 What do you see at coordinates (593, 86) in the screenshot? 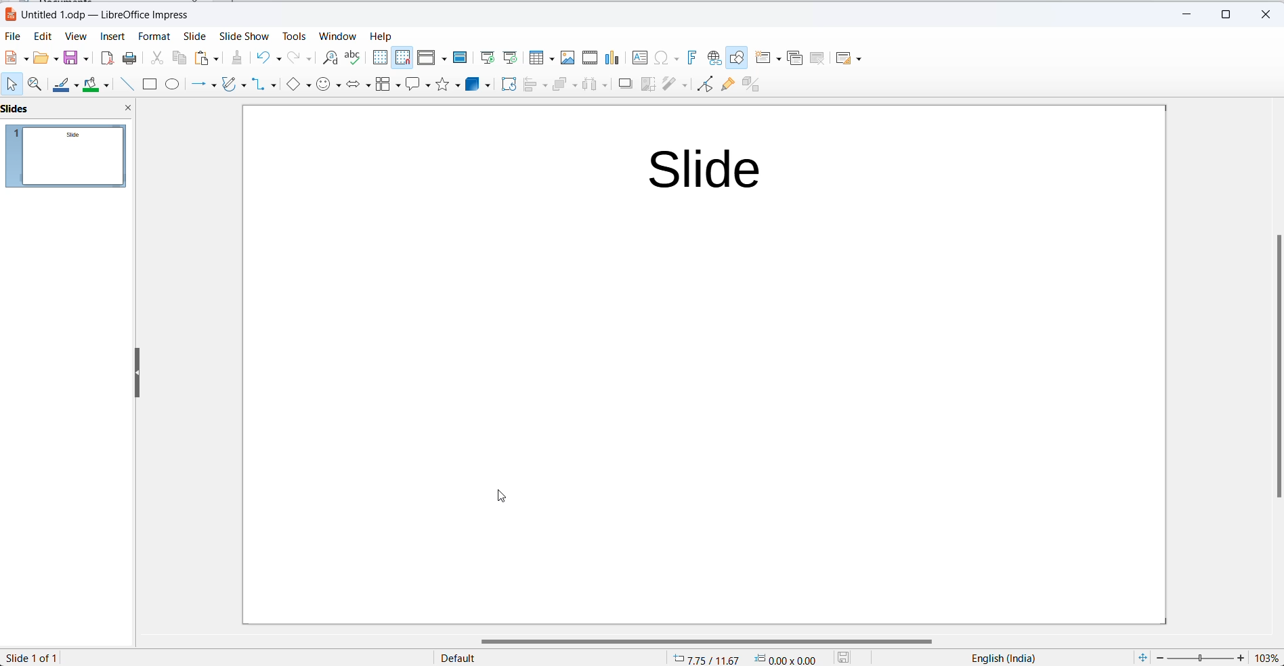
I see `distribute objects` at bounding box center [593, 86].